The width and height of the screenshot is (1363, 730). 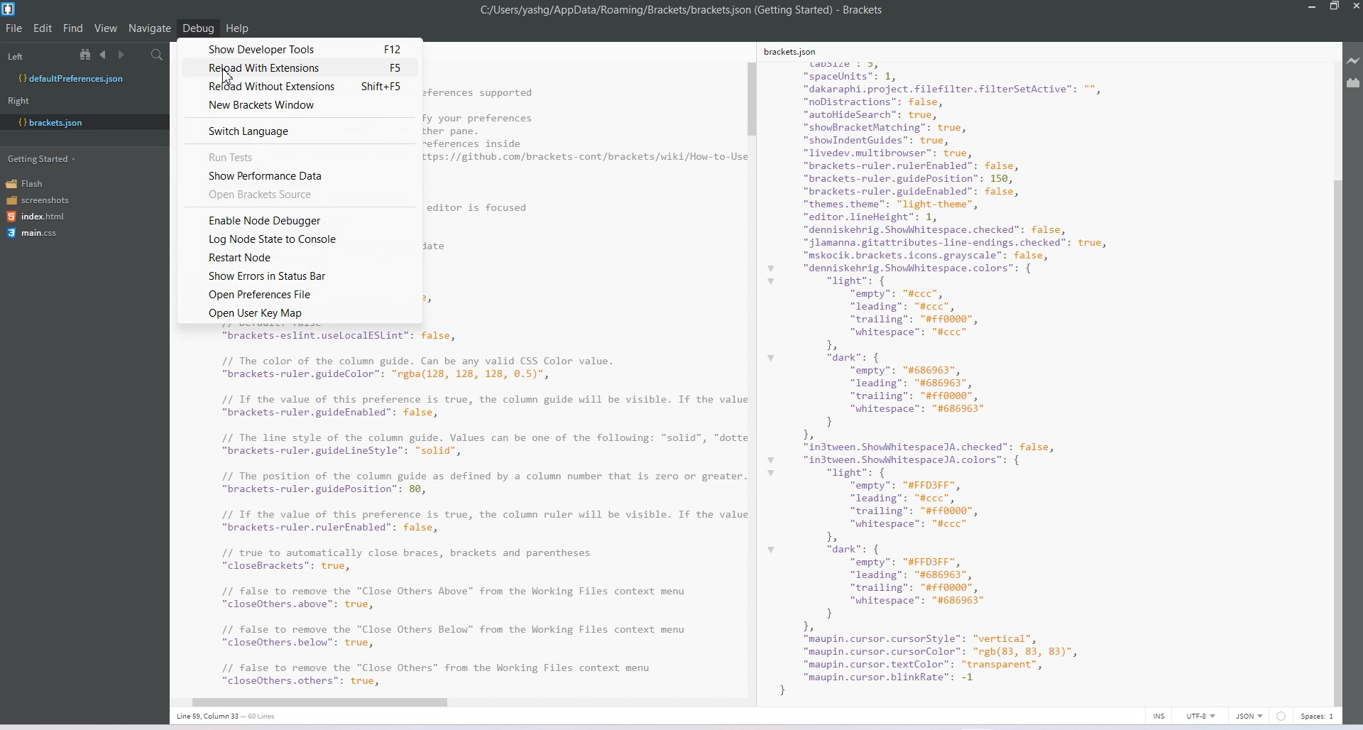 What do you see at coordinates (301, 131) in the screenshot?
I see `Switch Language` at bounding box center [301, 131].